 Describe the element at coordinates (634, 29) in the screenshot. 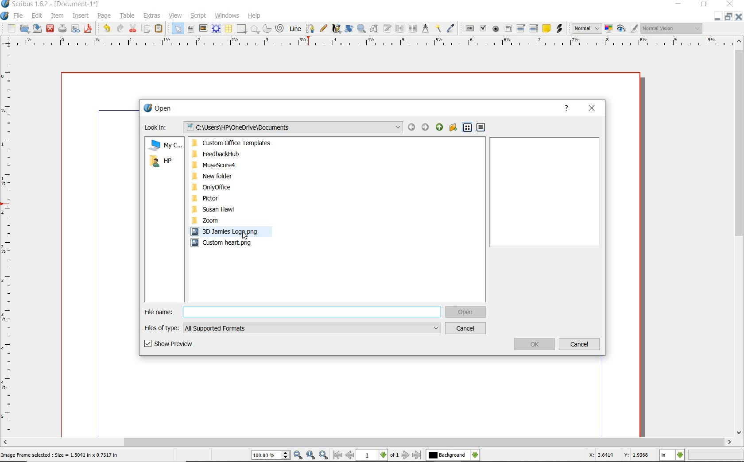

I see `edit in preview mode` at that location.